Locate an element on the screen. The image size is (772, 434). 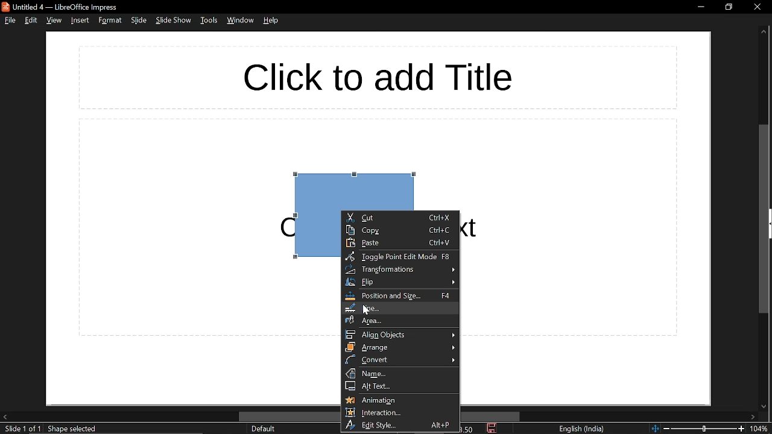
position and size is located at coordinates (399, 296).